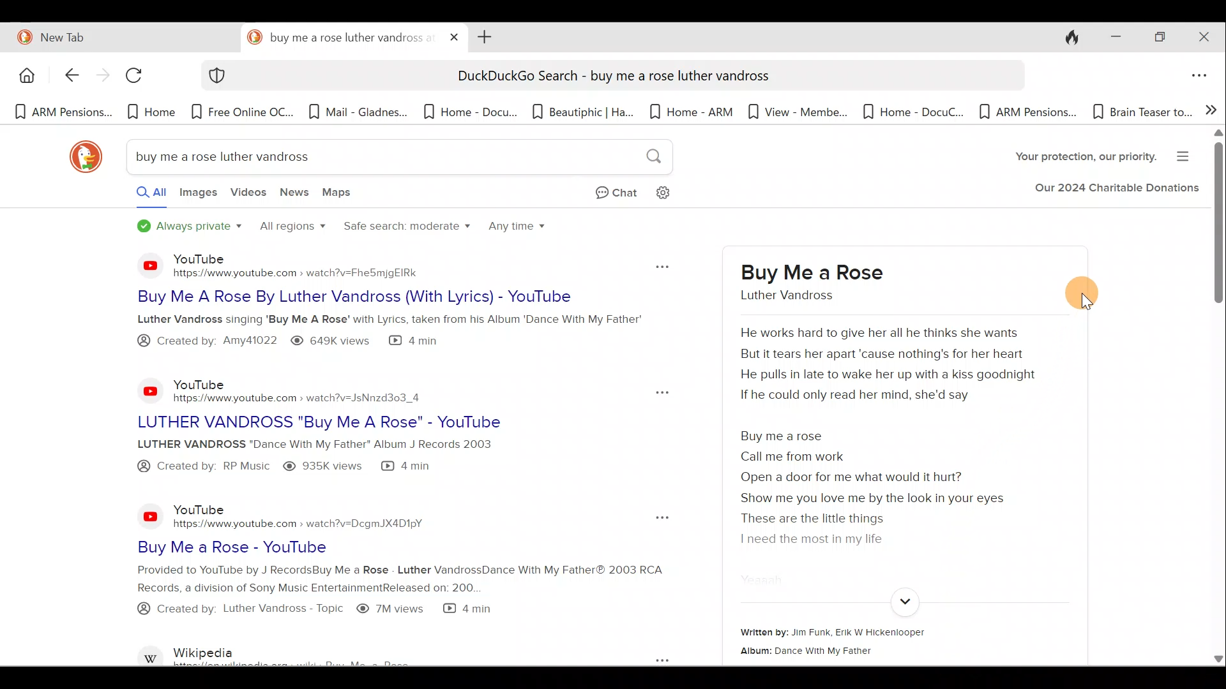  What do you see at coordinates (1082, 290) in the screenshot?
I see `Cursor` at bounding box center [1082, 290].